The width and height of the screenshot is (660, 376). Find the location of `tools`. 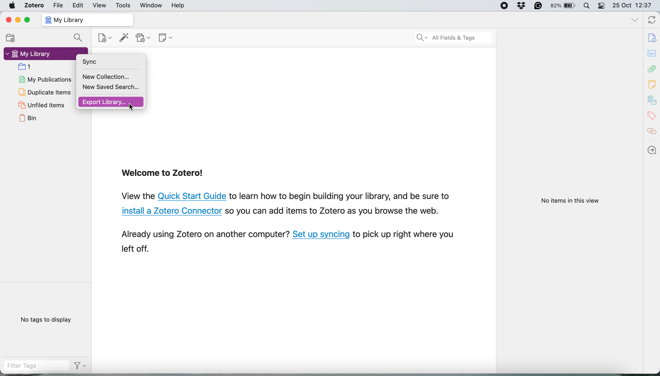

tools is located at coordinates (124, 5).